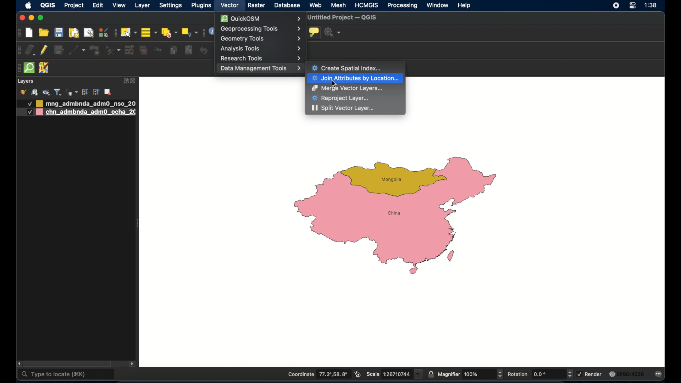 Image resolution: width=681 pixels, height=383 pixels. Describe the element at coordinates (347, 89) in the screenshot. I see `Merge Vector Layers...` at that location.